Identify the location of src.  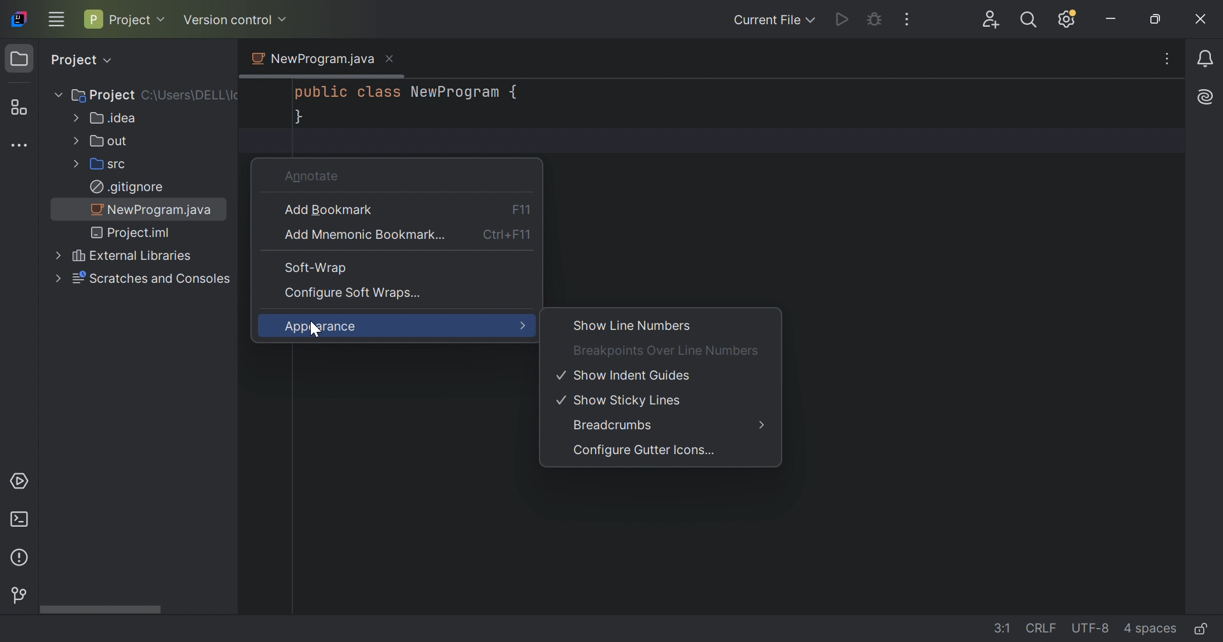
(113, 164).